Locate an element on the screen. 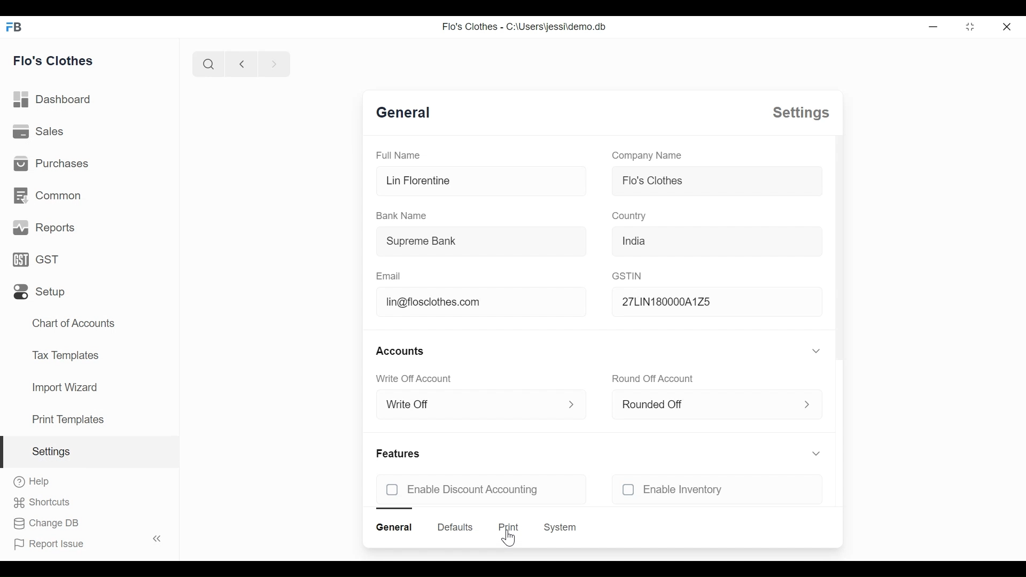  change DB is located at coordinates (45, 524).